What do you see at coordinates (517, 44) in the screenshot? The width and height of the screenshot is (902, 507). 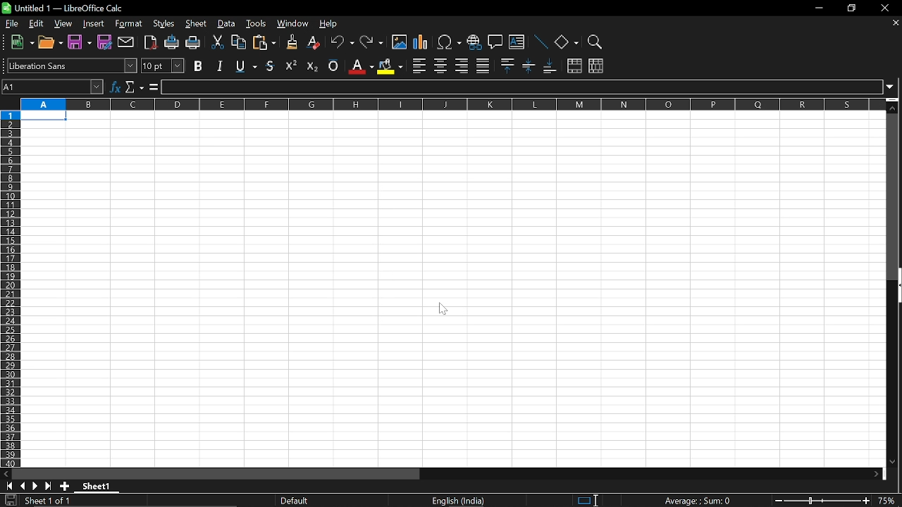 I see `insert text` at bounding box center [517, 44].